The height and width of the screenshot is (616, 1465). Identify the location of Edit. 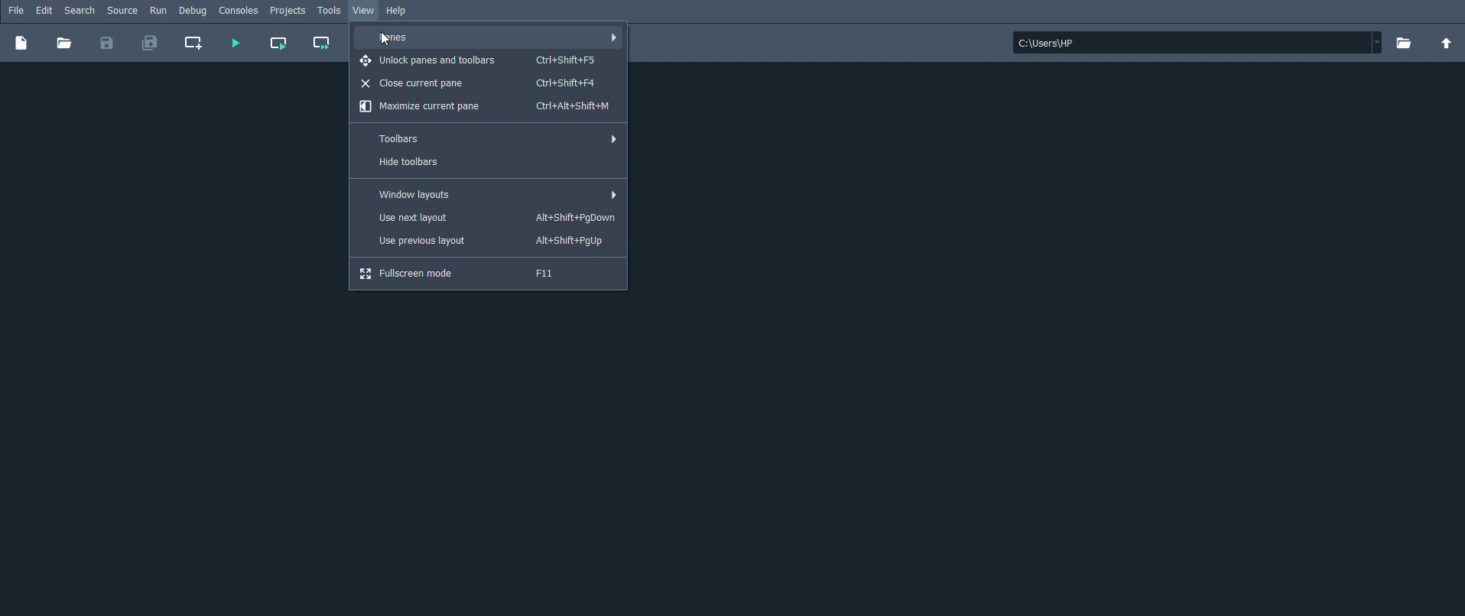
(44, 11).